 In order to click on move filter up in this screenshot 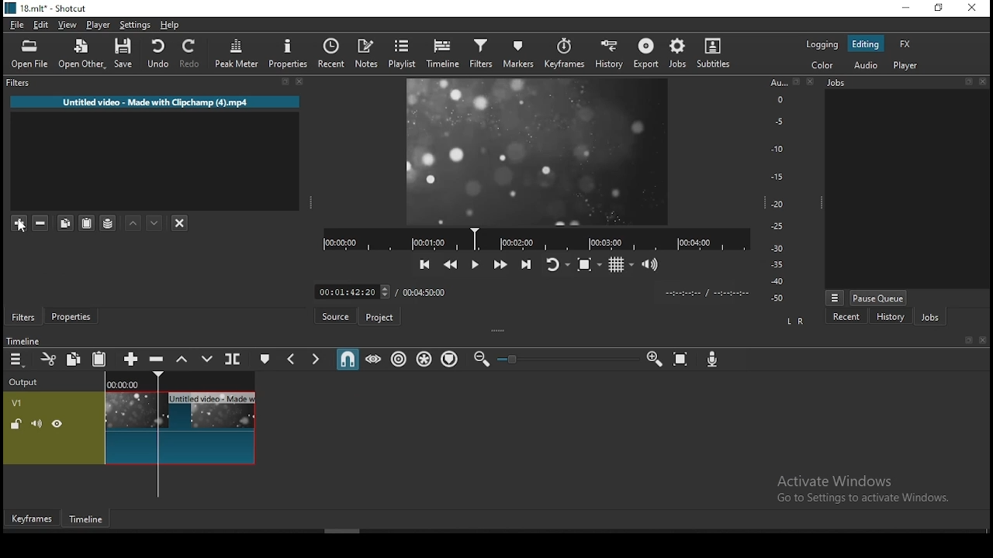, I will do `click(133, 220)`.